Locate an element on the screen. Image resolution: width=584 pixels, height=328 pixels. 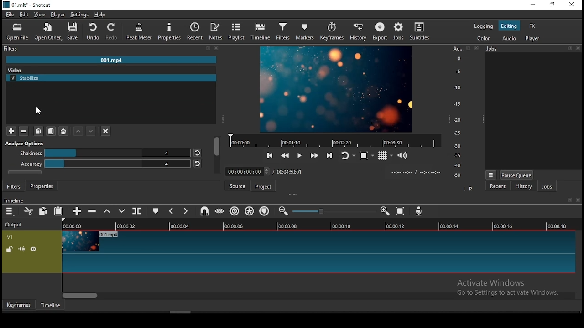
Open File is located at coordinates (16, 33).